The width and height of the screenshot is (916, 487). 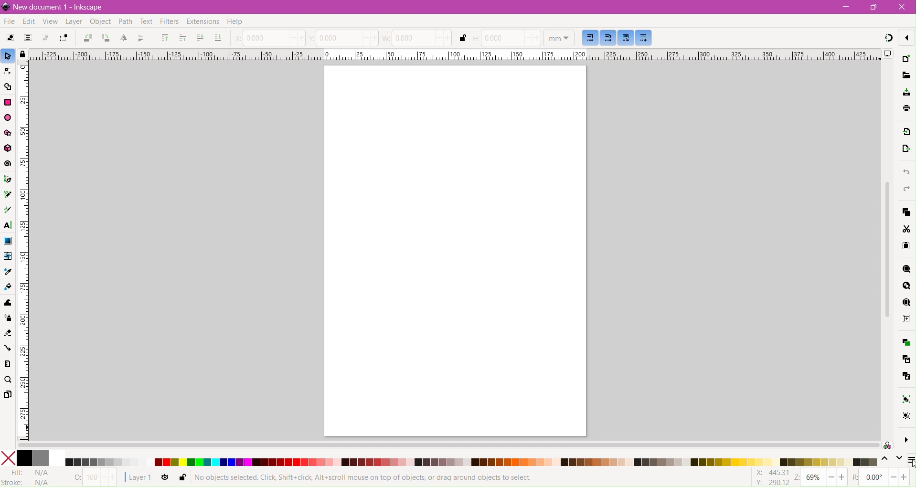 What do you see at coordinates (591, 37) in the screenshot?
I see `When scaling objects, scale the stroke width by the same proportion` at bounding box center [591, 37].